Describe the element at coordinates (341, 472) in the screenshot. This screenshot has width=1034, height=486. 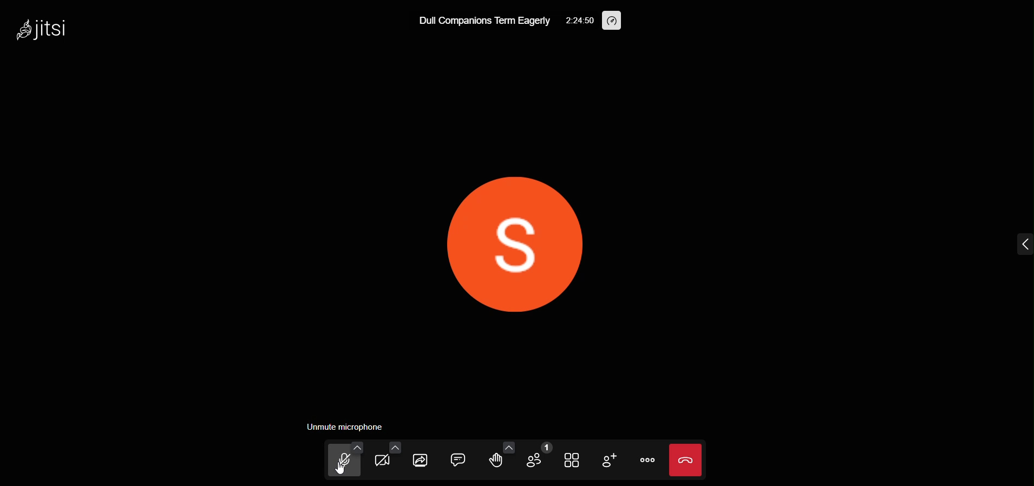
I see `cursor` at that location.